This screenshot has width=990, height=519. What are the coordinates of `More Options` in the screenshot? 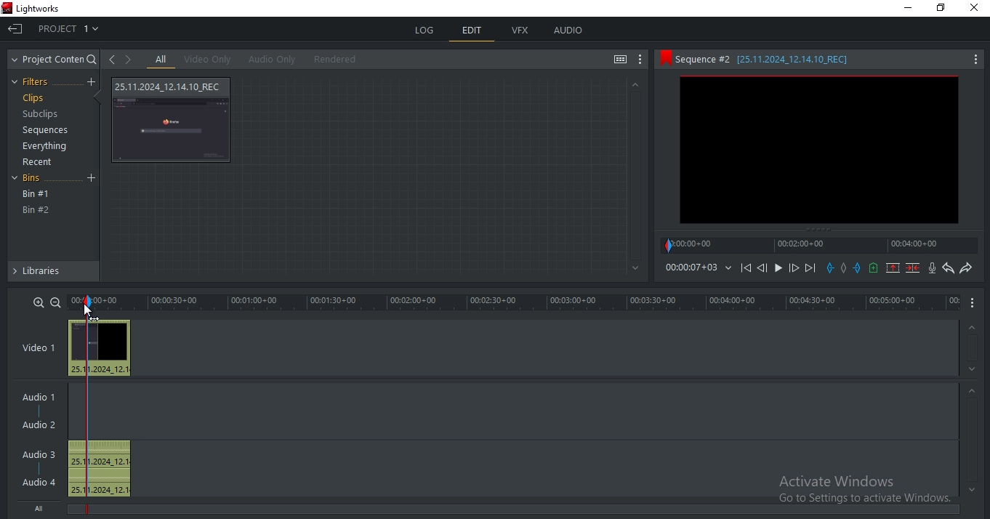 It's located at (975, 303).